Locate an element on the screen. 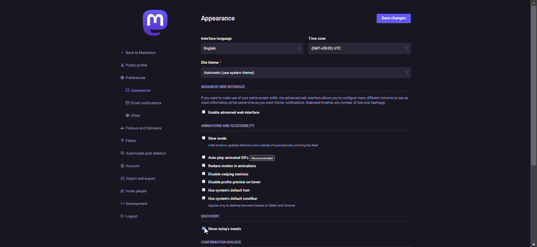 Image resolution: width=537 pixels, height=247 pixels. appearance is located at coordinates (138, 90).